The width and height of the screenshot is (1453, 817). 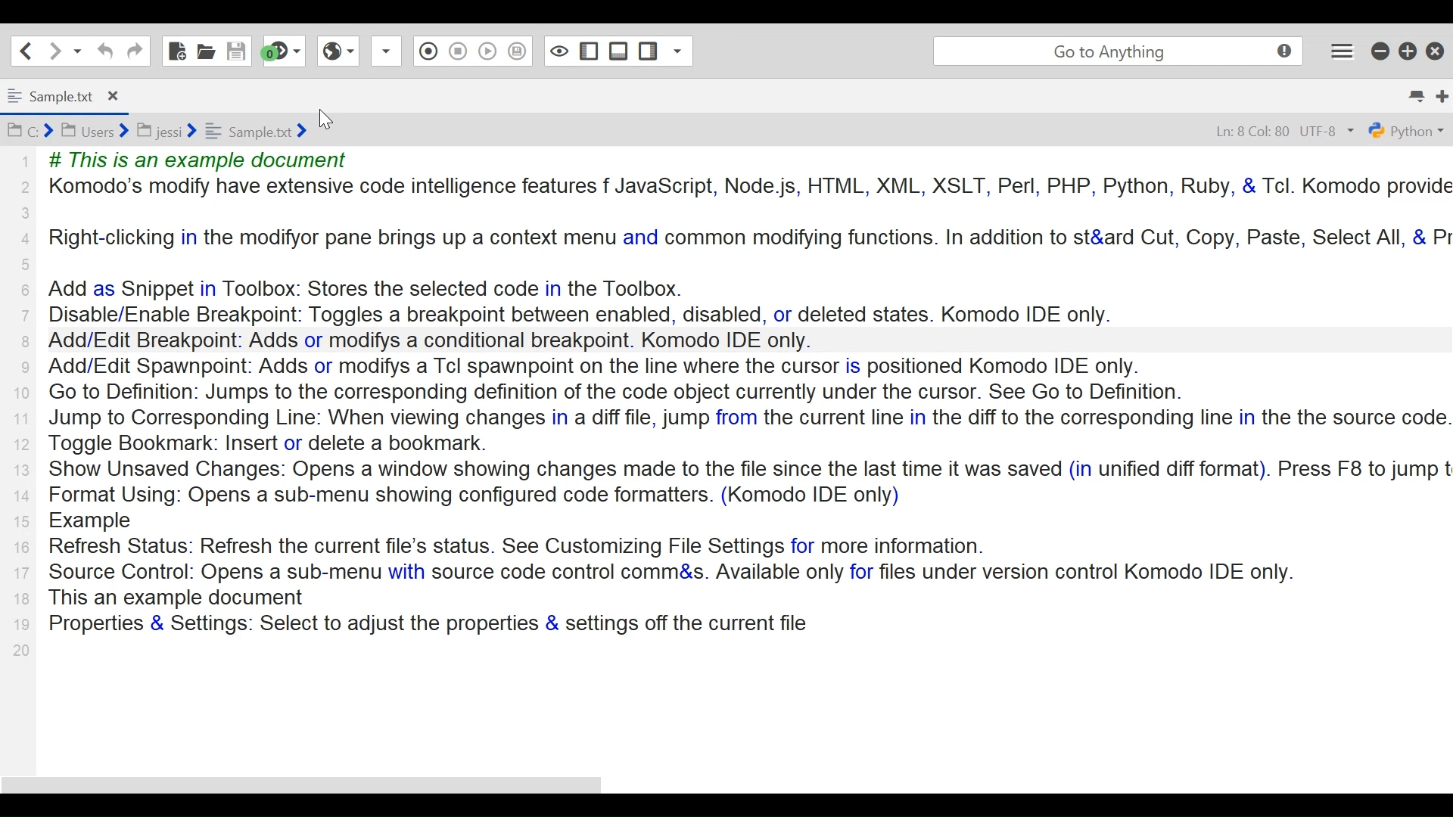 I want to click on Play Last Recording, so click(x=488, y=51).